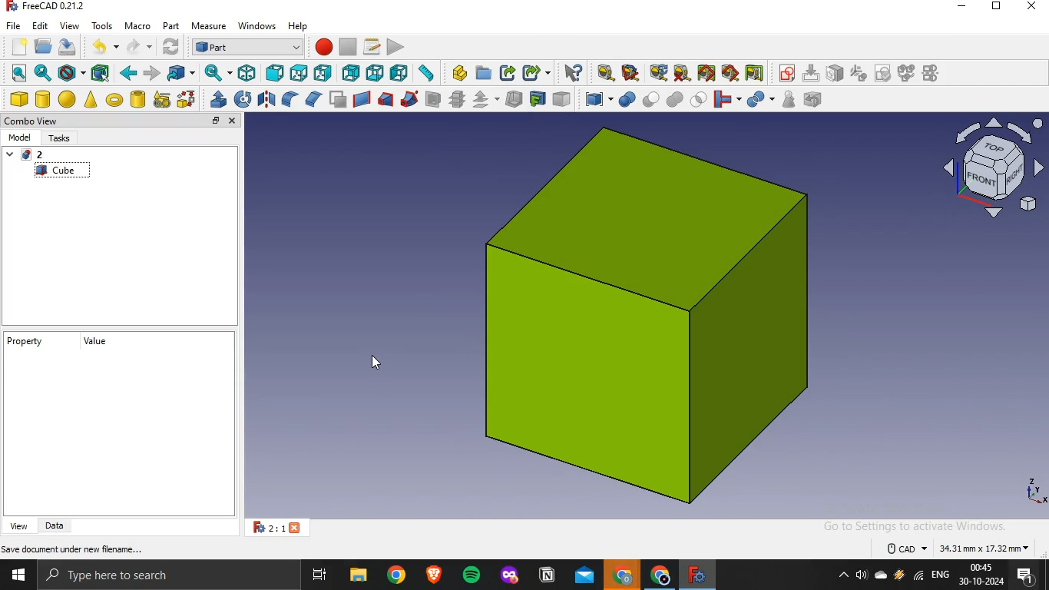 This screenshot has height=590, width=1049. I want to click on front, so click(273, 72).